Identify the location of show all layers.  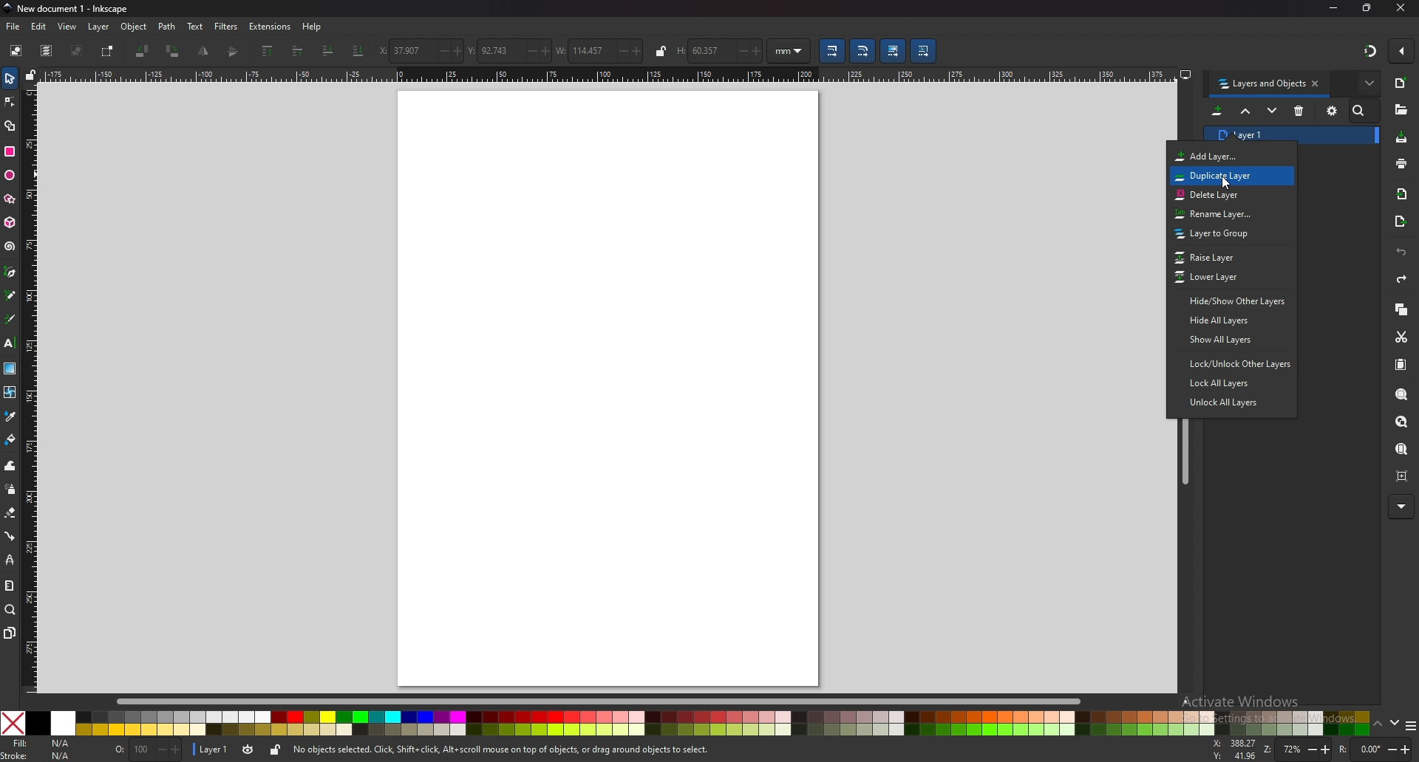
(1228, 340).